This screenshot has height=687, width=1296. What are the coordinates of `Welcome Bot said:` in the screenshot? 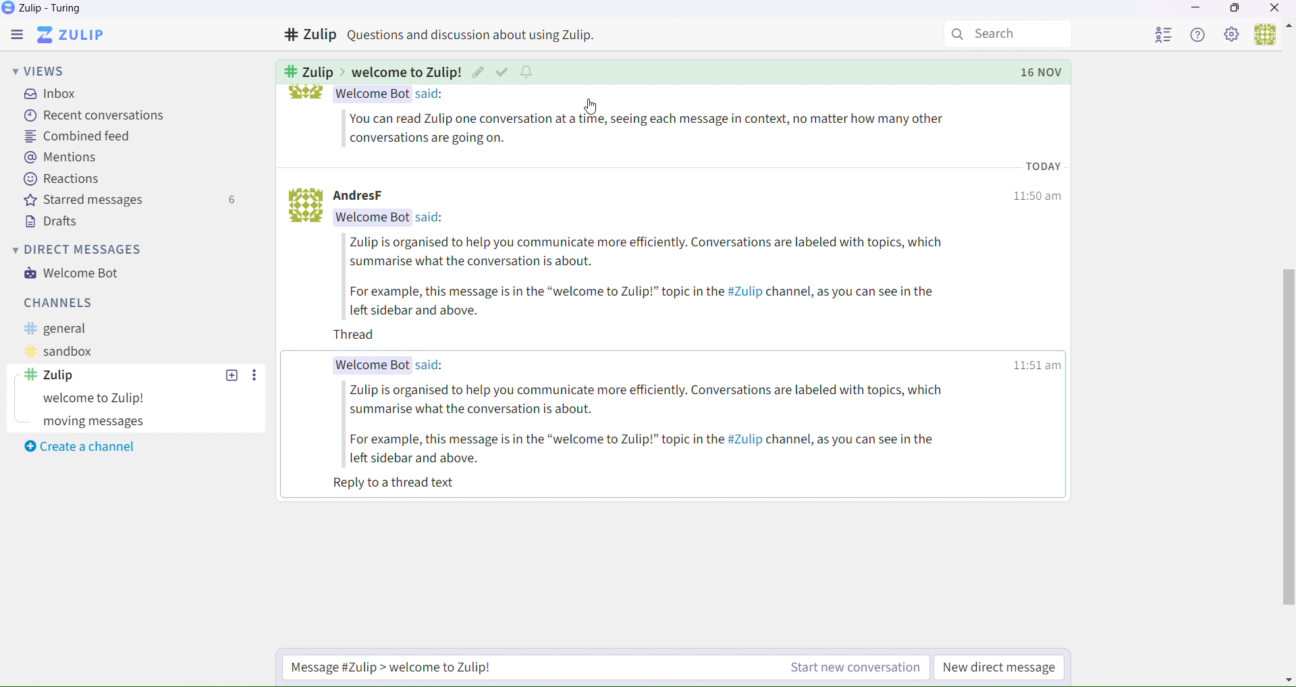 It's located at (411, 364).